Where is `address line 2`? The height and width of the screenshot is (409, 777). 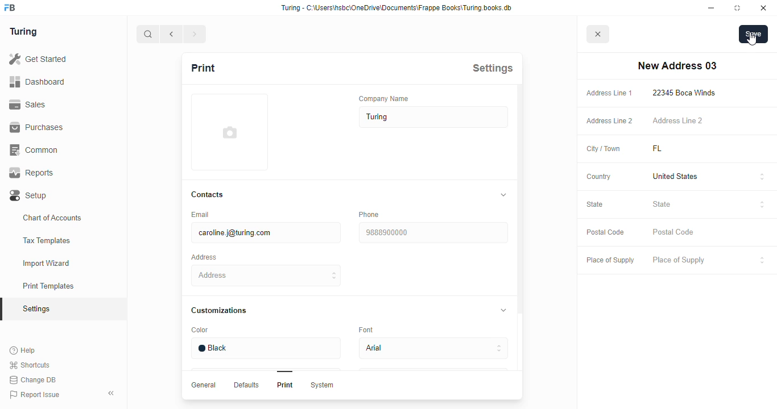 address line 2 is located at coordinates (610, 121).